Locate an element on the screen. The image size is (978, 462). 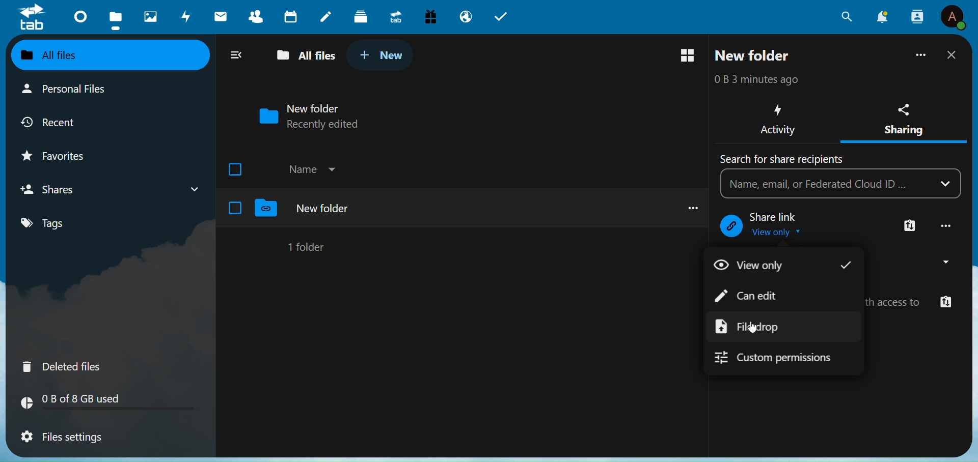
New Folder is located at coordinates (754, 55).